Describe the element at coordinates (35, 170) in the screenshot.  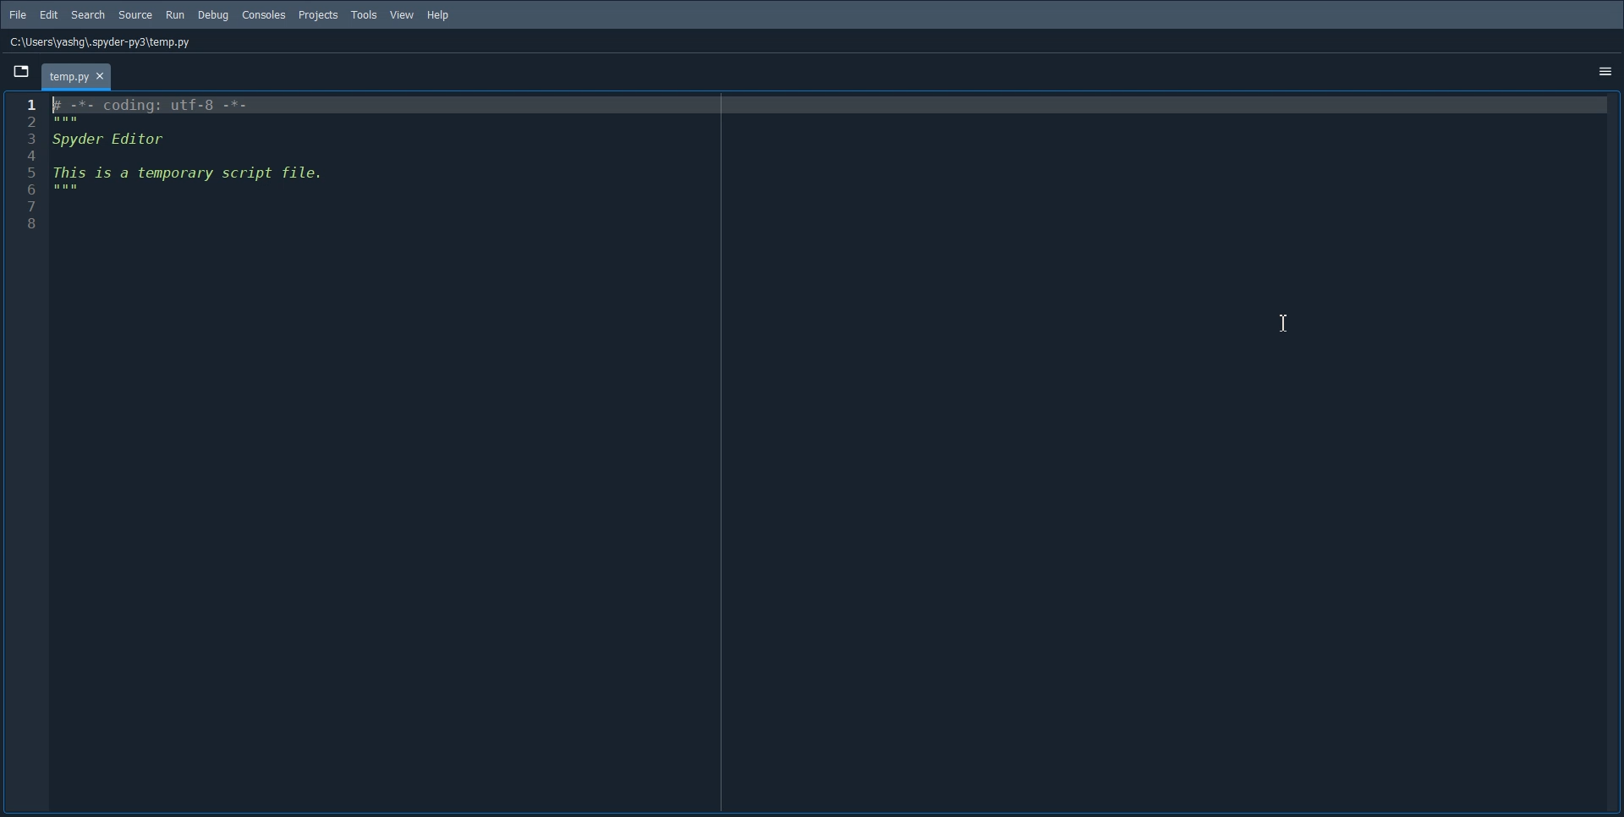
I see `Line number` at that location.